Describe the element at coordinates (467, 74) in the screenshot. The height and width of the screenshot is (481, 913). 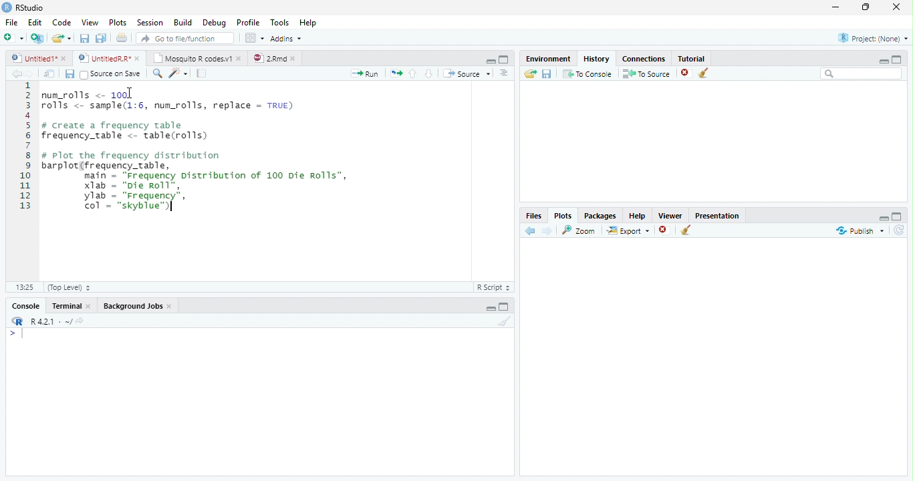
I see `Source` at that location.